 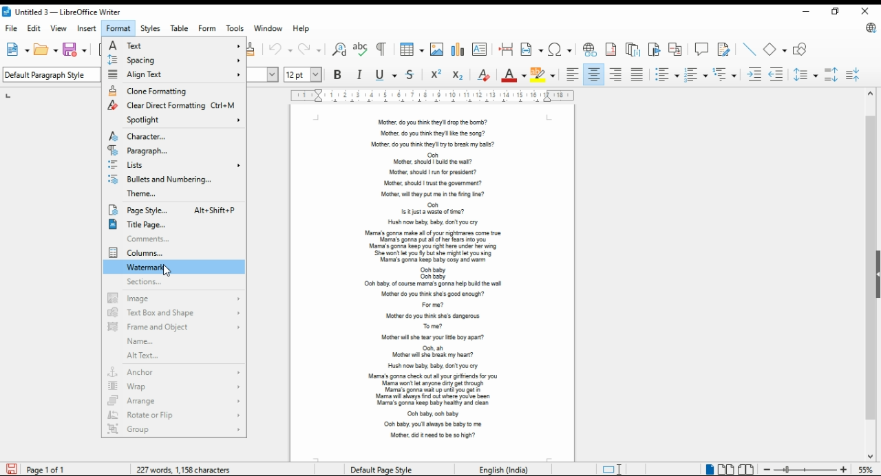 I want to click on insert text box, so click(x=480, y=49).